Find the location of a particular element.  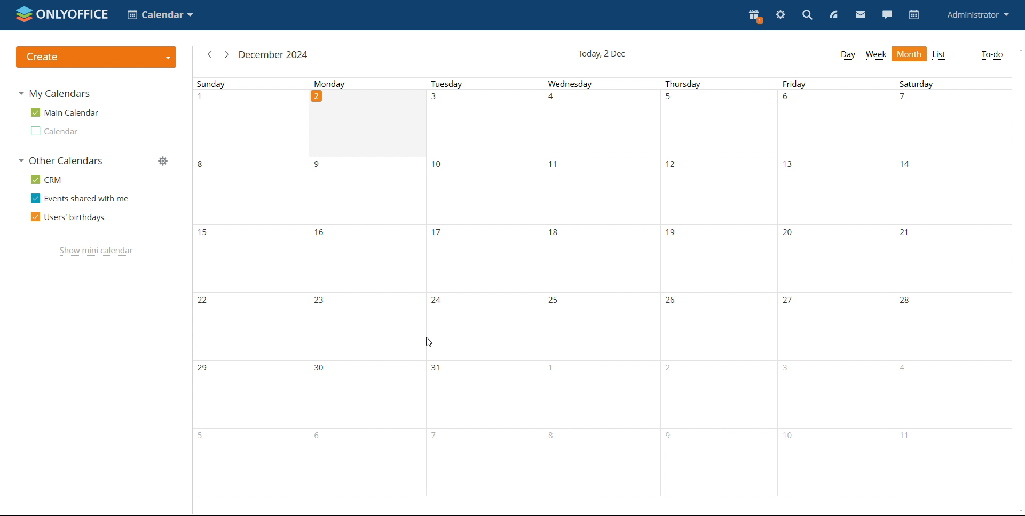

show mini calendar is located at coordinates (97, 252).